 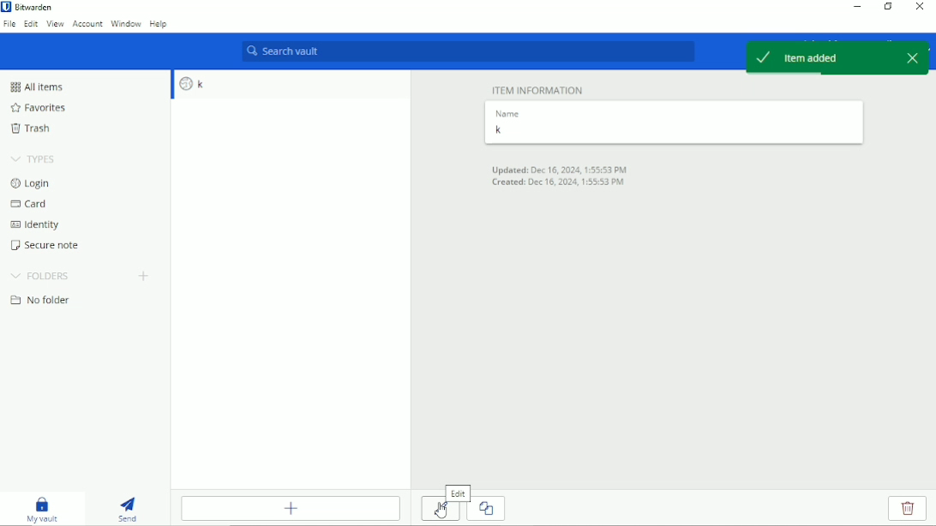 What do you see at coordinates (888, 8) in the screenshot?
I see `Restore down` at bounding box center [888, 8].